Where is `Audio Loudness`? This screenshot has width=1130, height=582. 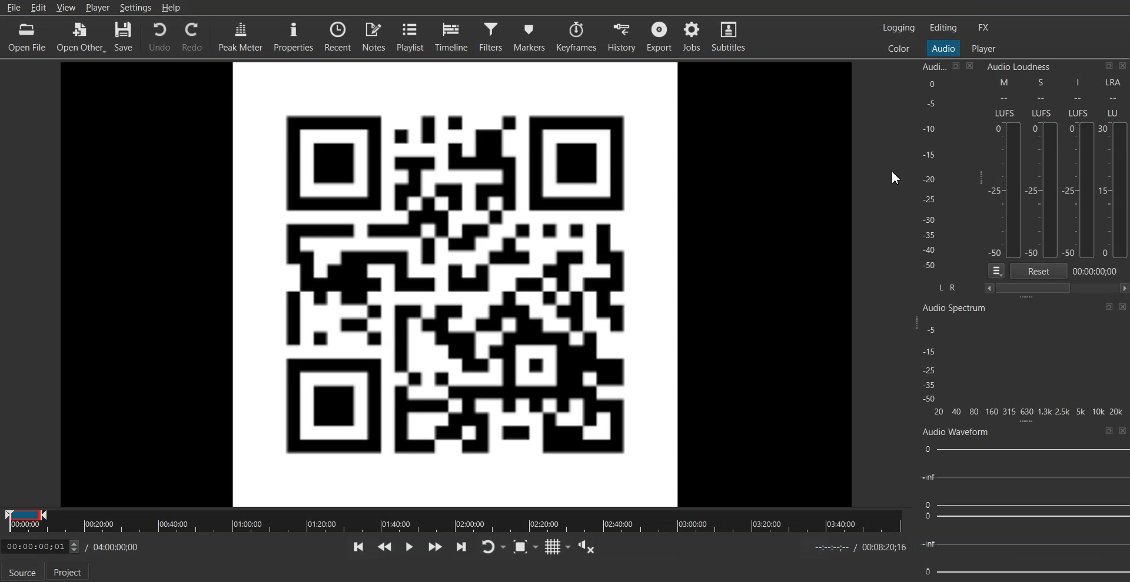
Audio Loudness is located at coordinates (1019, 68).